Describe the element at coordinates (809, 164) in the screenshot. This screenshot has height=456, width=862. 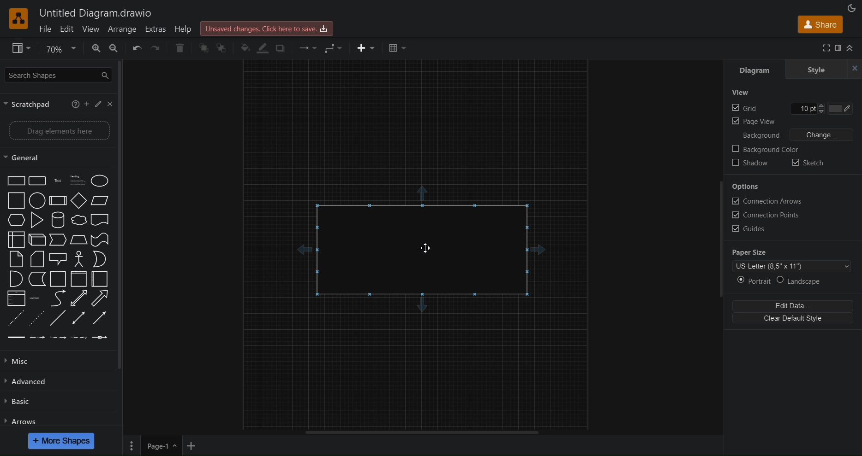
I see `Sketch` at that location.